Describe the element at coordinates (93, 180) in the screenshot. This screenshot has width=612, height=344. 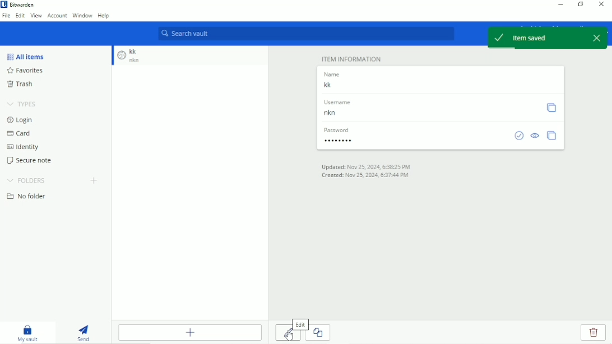
I see `Add folder` at that location.